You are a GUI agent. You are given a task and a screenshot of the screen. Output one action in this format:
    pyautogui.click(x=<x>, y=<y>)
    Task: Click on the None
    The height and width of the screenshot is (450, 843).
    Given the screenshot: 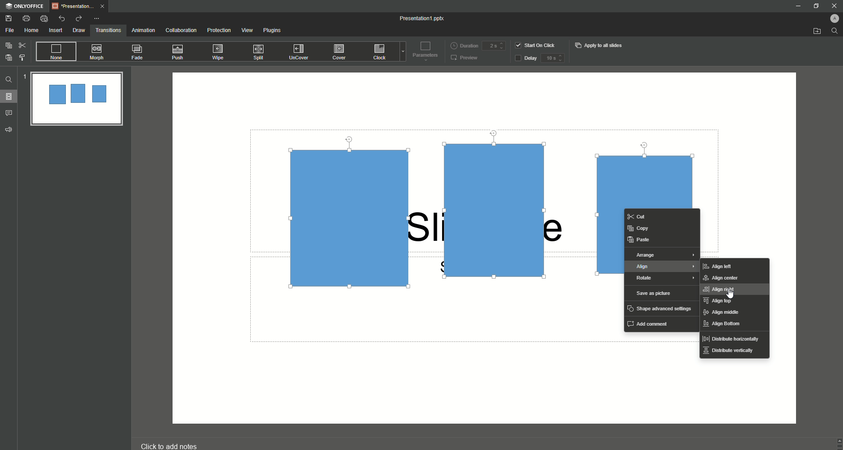 What is the action you would take?
    pyautogui.click(x=55, y=52)
    